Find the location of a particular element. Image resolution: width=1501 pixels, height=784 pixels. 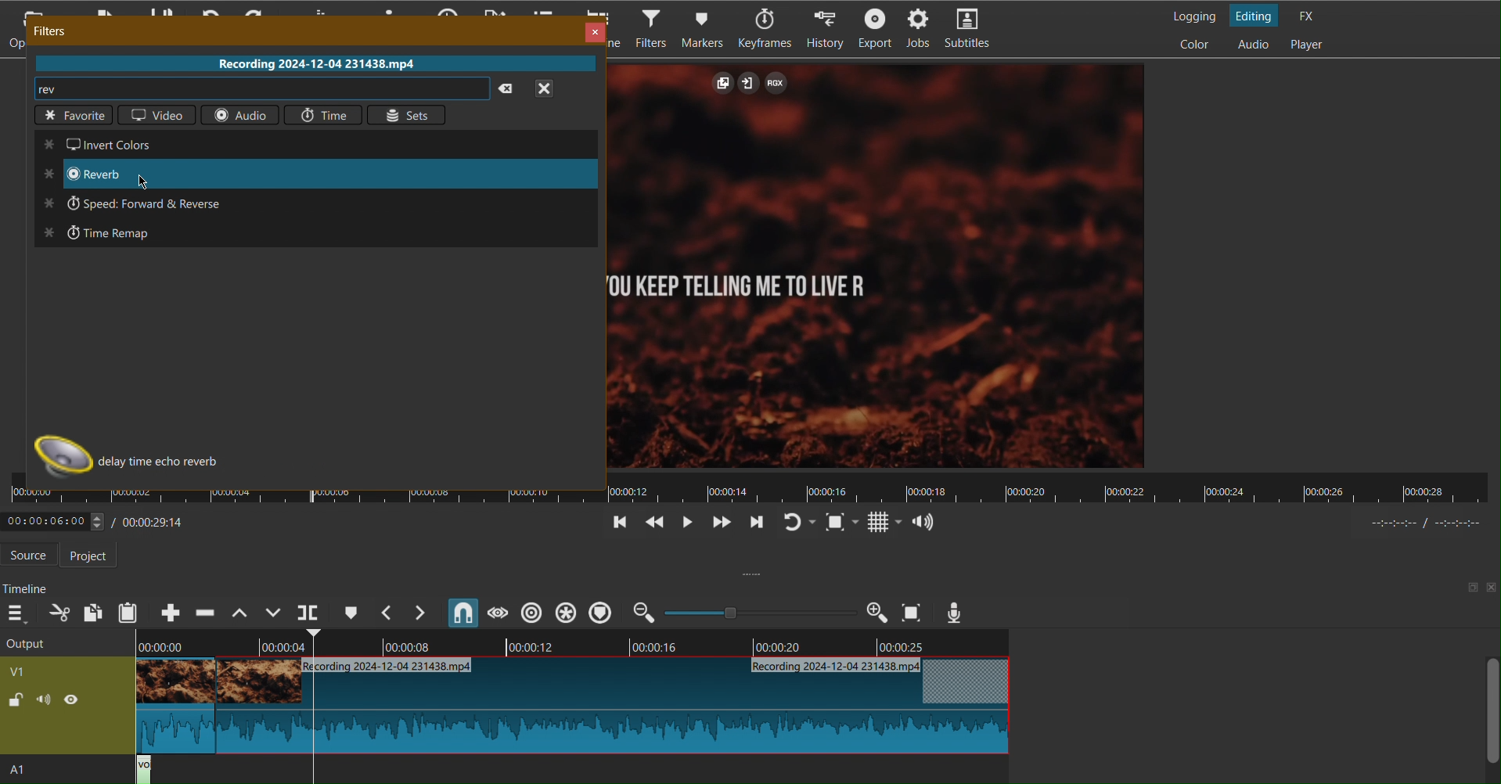

lock is located at coordinates (16, 702).